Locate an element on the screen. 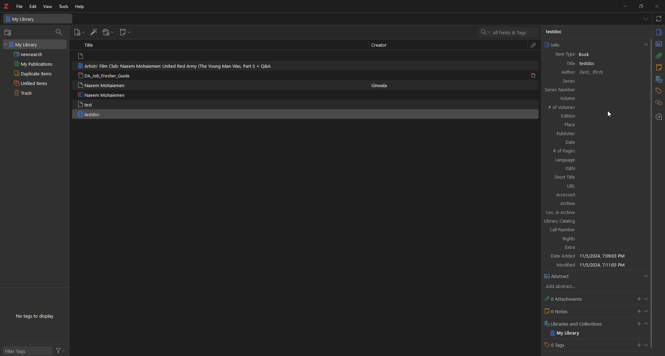 The width and height of the screenshot is (665, 356). filter is located at coordinates (61, 351).